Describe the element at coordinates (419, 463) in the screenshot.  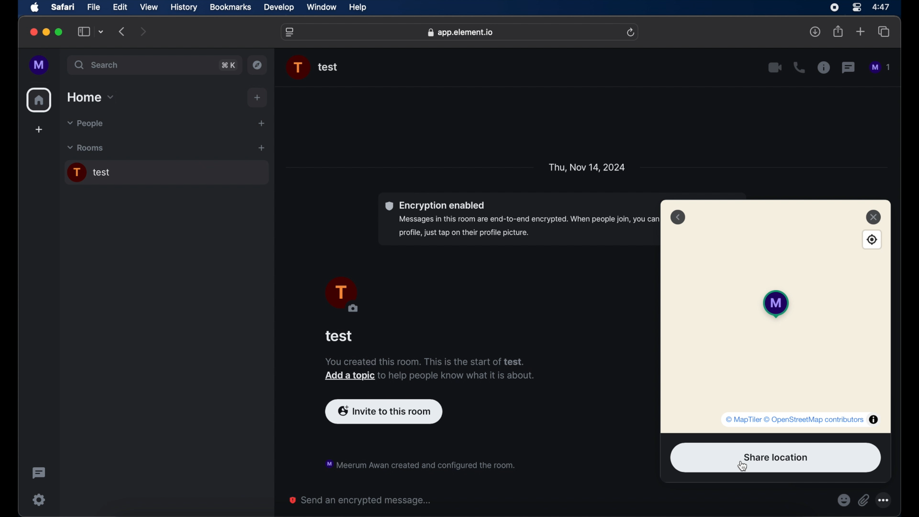
I see `notification` at that location.